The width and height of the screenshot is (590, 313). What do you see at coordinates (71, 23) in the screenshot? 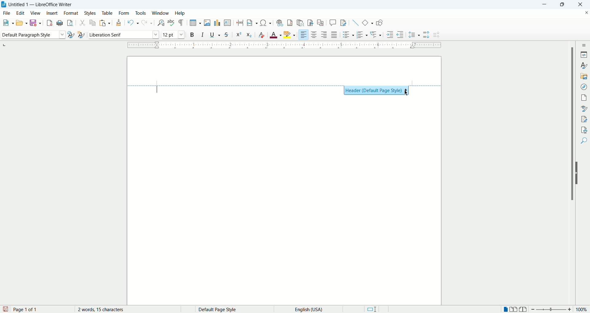
I see `print preview` at bounding box center [71, 23].